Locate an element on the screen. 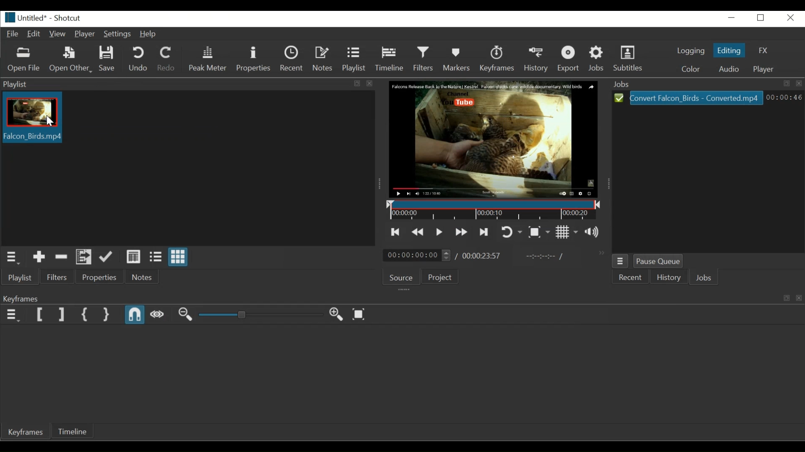  View as Files is located at coordinates (156, 257).